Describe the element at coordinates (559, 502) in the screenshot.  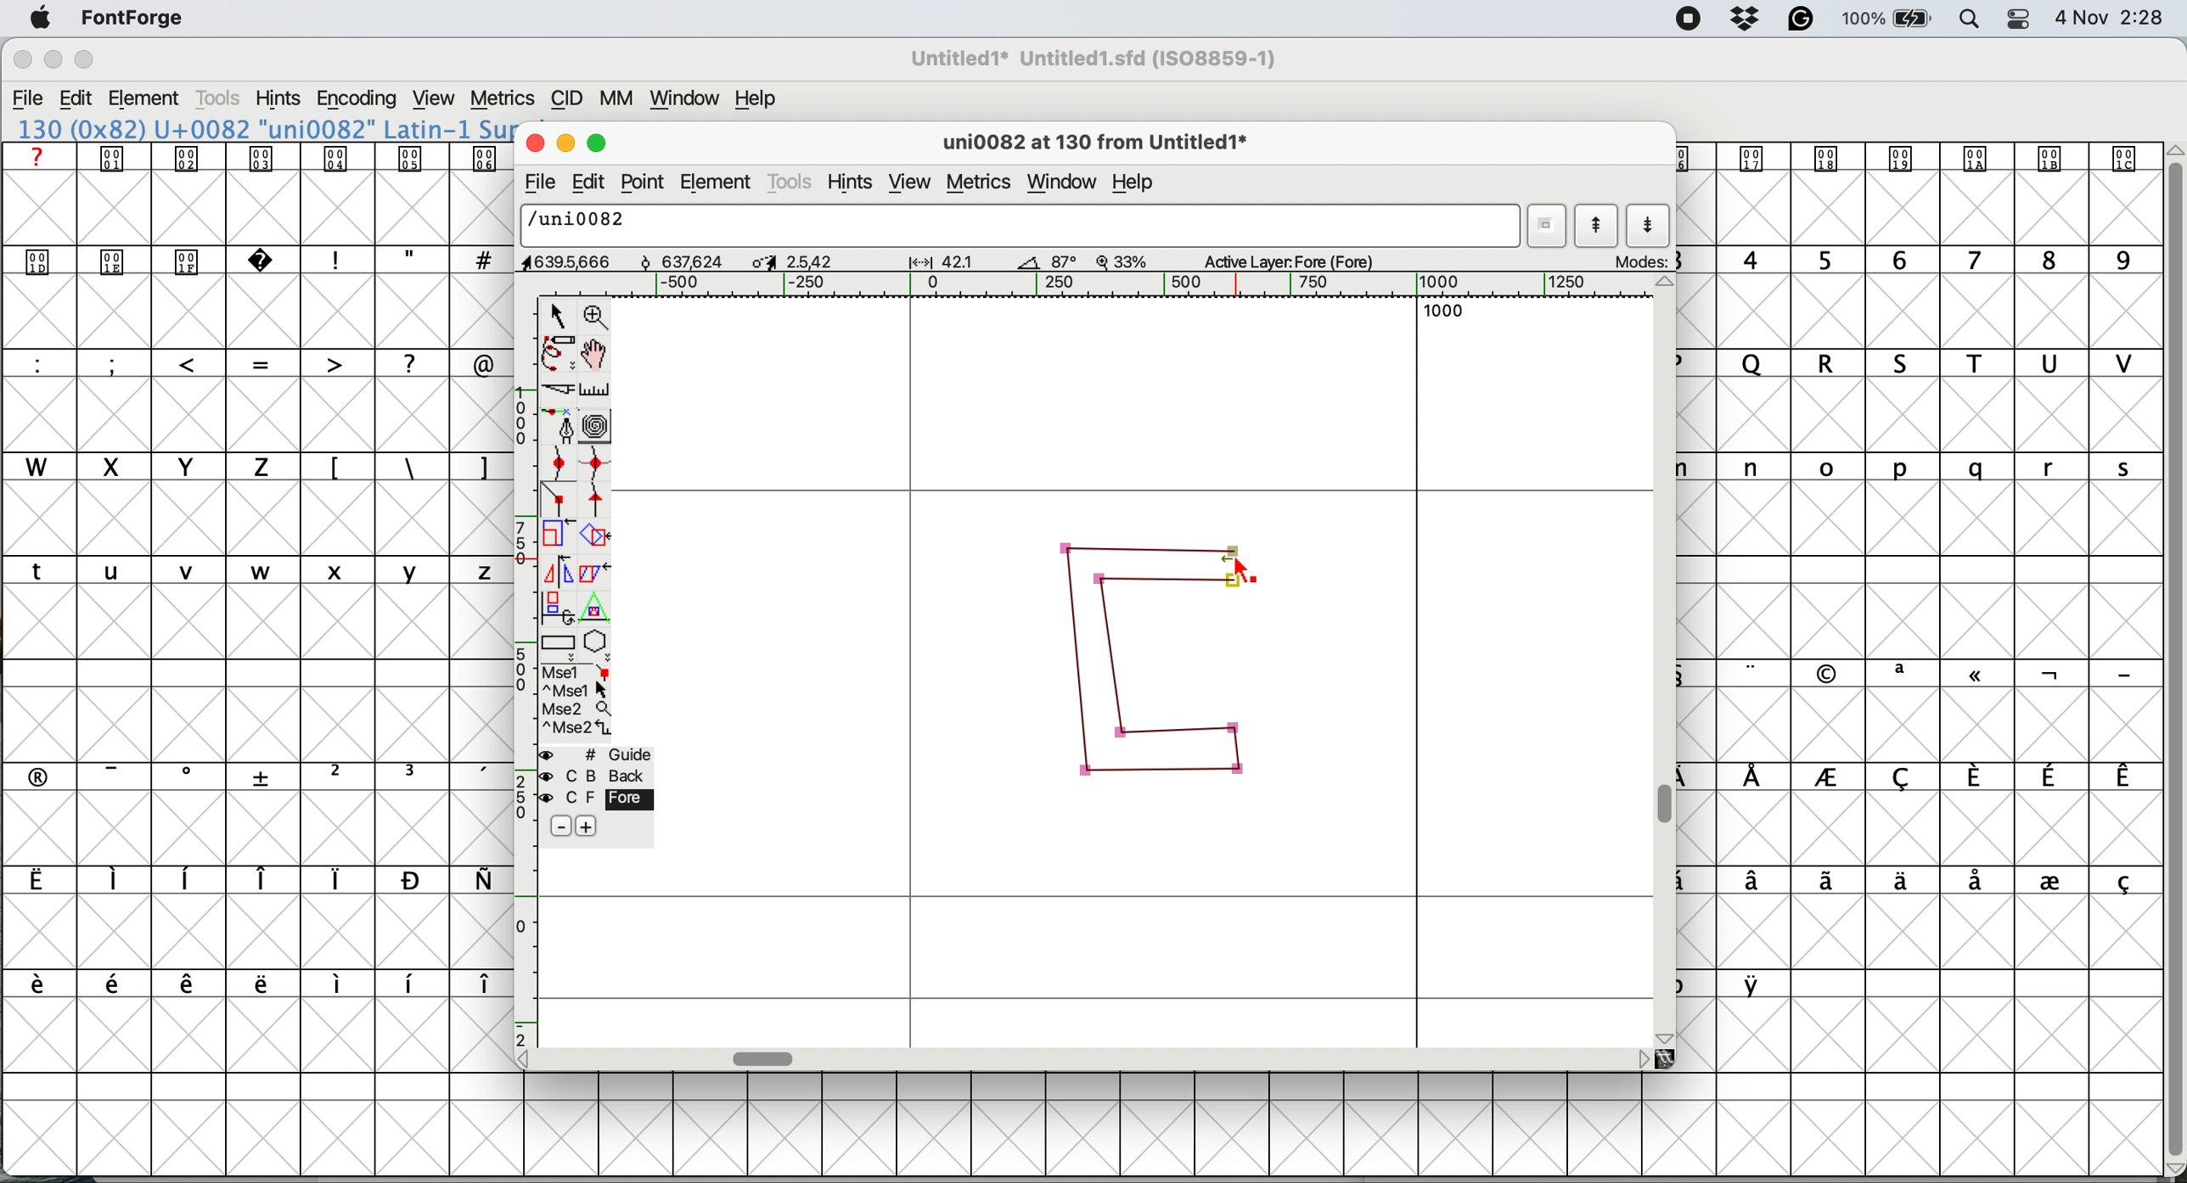
I see `add a corner point` at that location.